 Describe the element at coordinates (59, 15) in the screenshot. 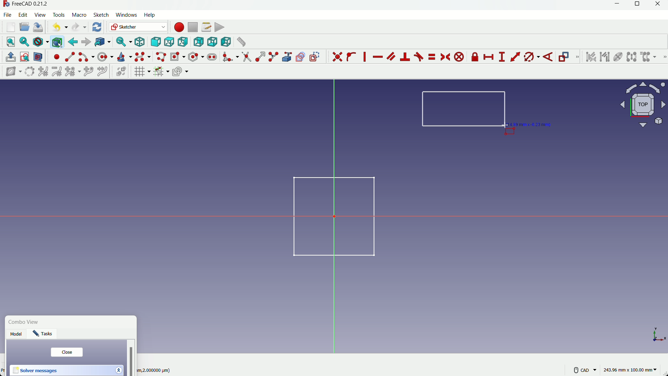

I see `tools menu` at that location.